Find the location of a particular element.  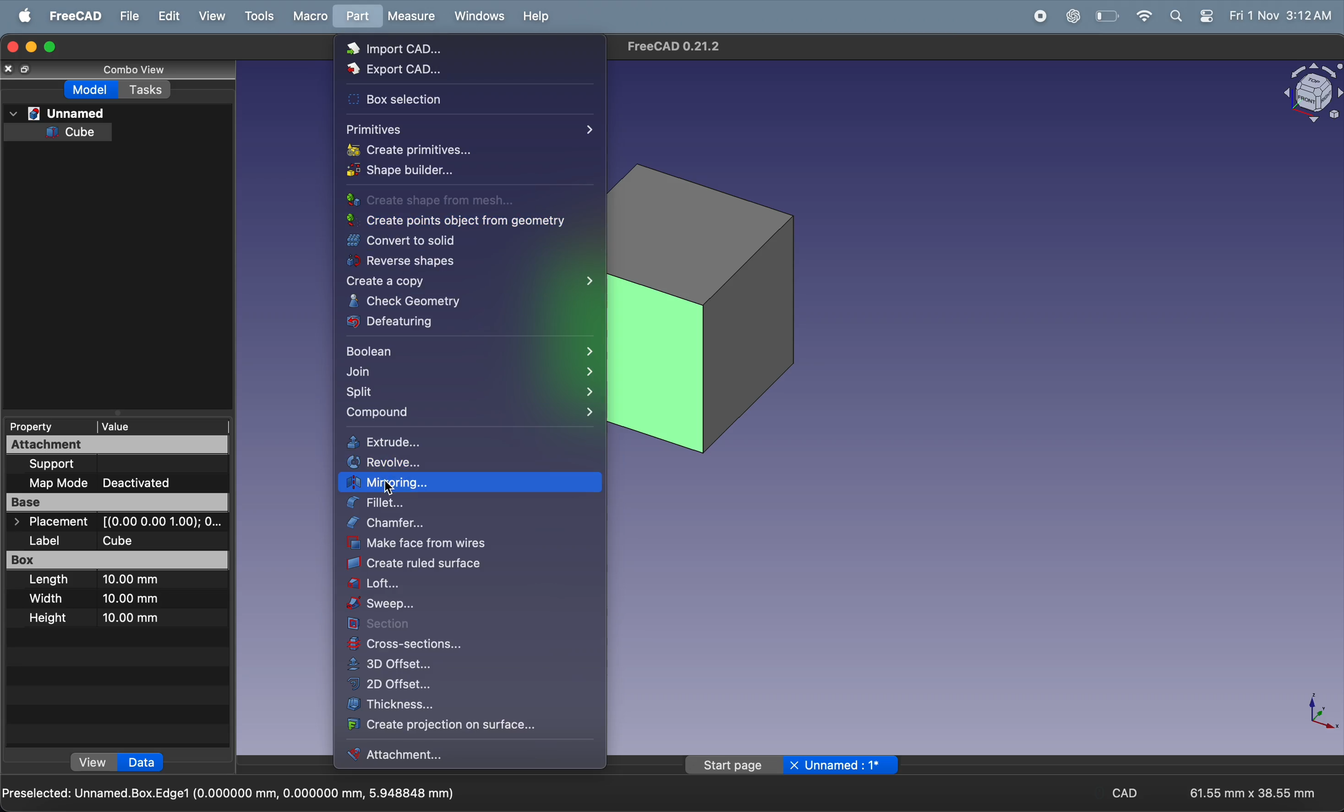

search is located at coordinates (1175, 17).